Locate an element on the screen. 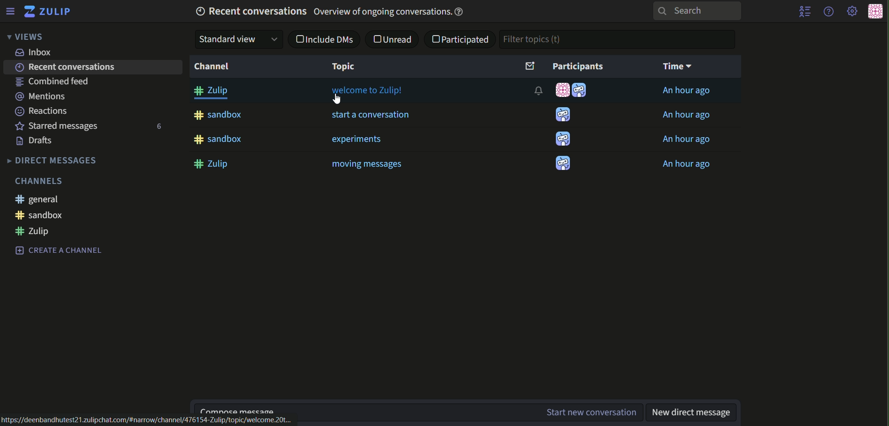 The width and height of the screenshot is (889, 426). text is located at coordinates (53, 160).